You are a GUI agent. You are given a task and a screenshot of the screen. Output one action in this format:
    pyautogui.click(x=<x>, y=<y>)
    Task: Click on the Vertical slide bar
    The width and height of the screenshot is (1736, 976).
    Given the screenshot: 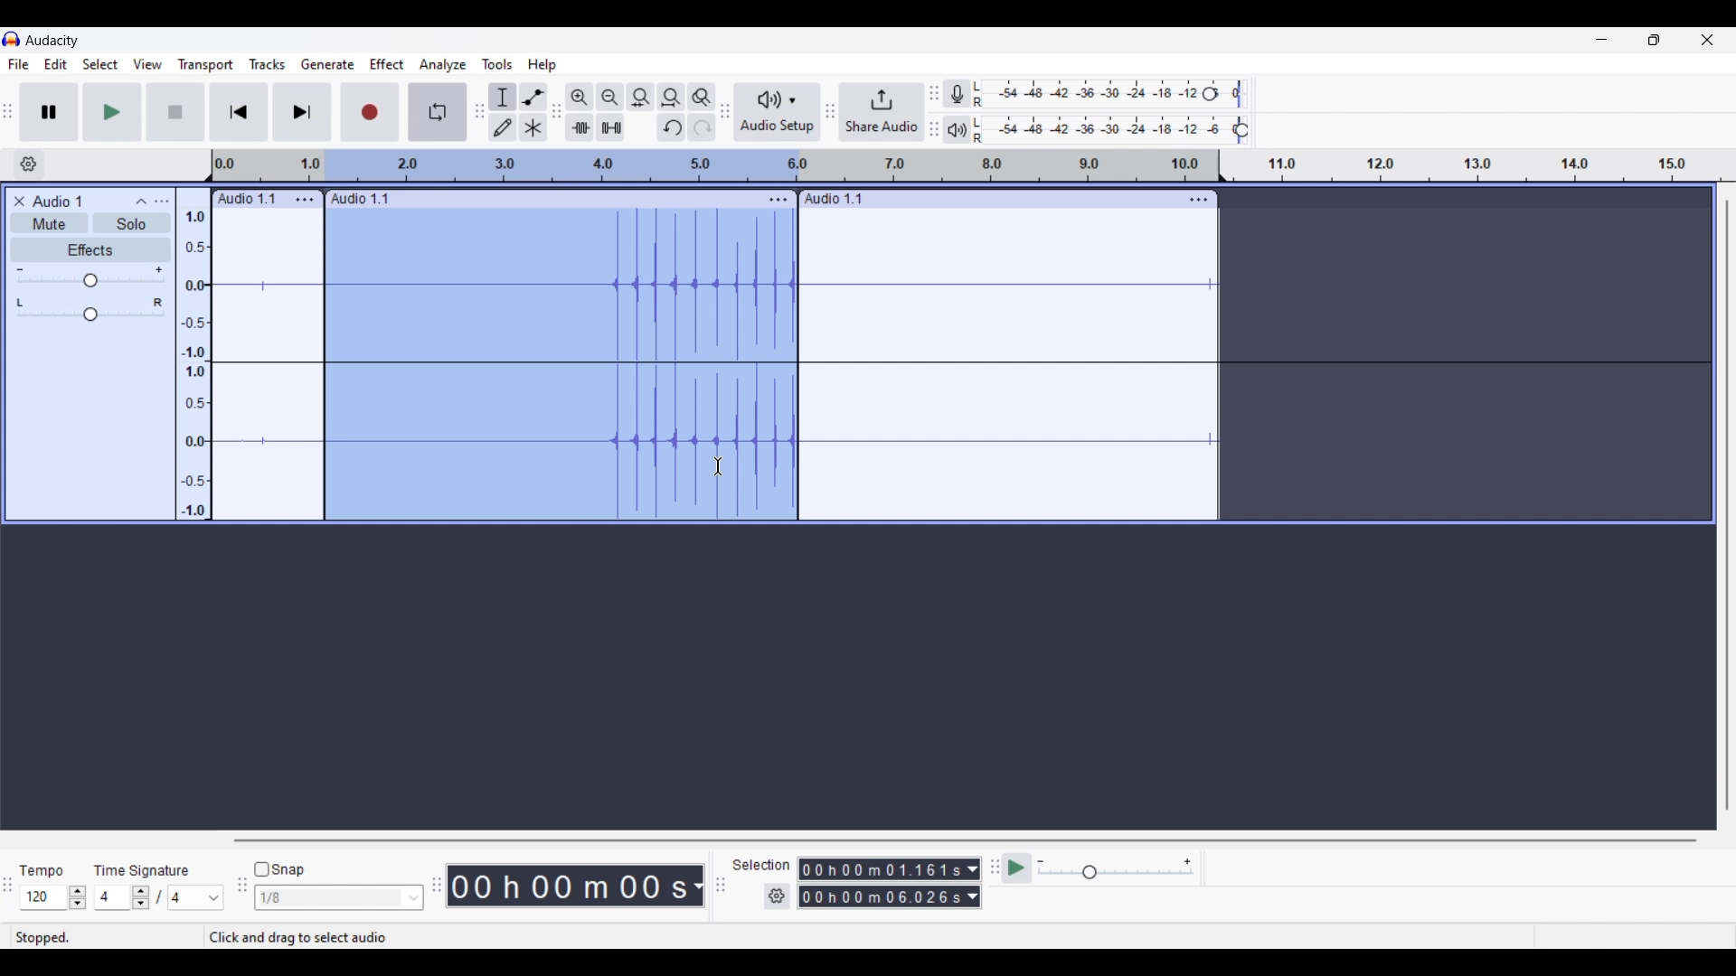 What is the action you would take?
    pyautogui.click(x=1727, y=504)
    